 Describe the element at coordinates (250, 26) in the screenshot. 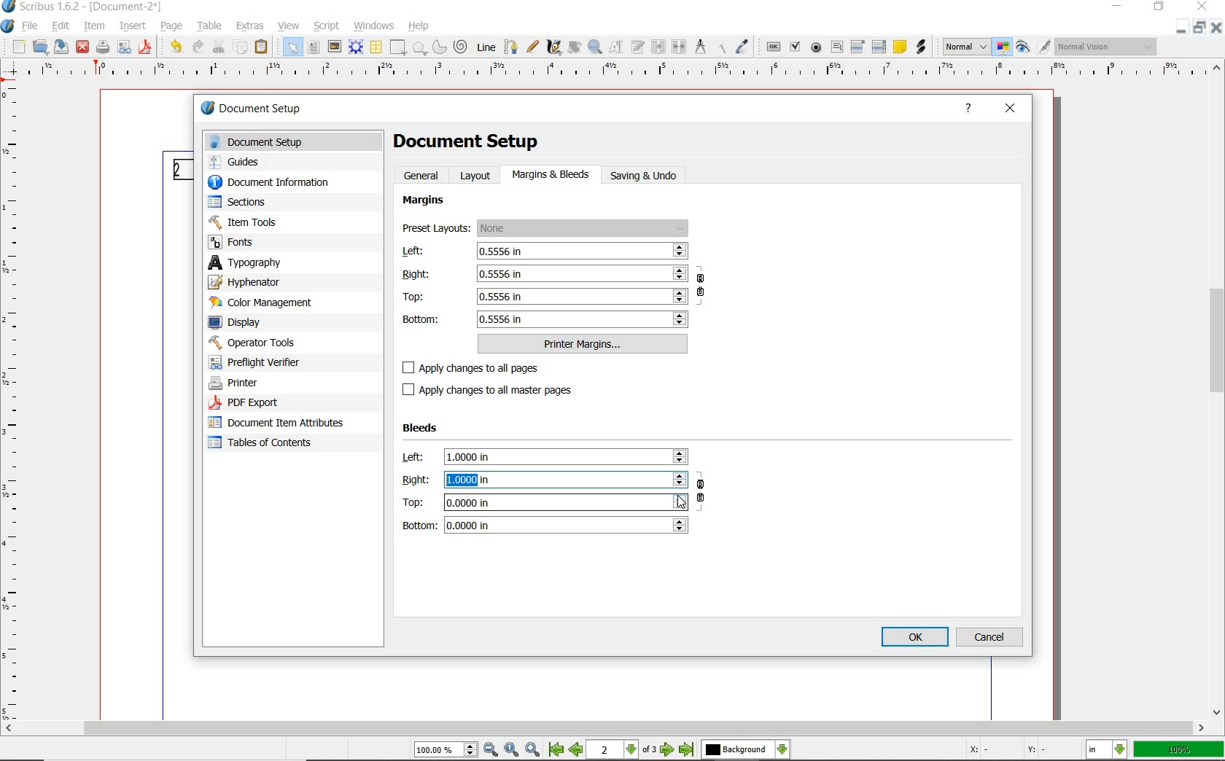

I see `extras` at that location.